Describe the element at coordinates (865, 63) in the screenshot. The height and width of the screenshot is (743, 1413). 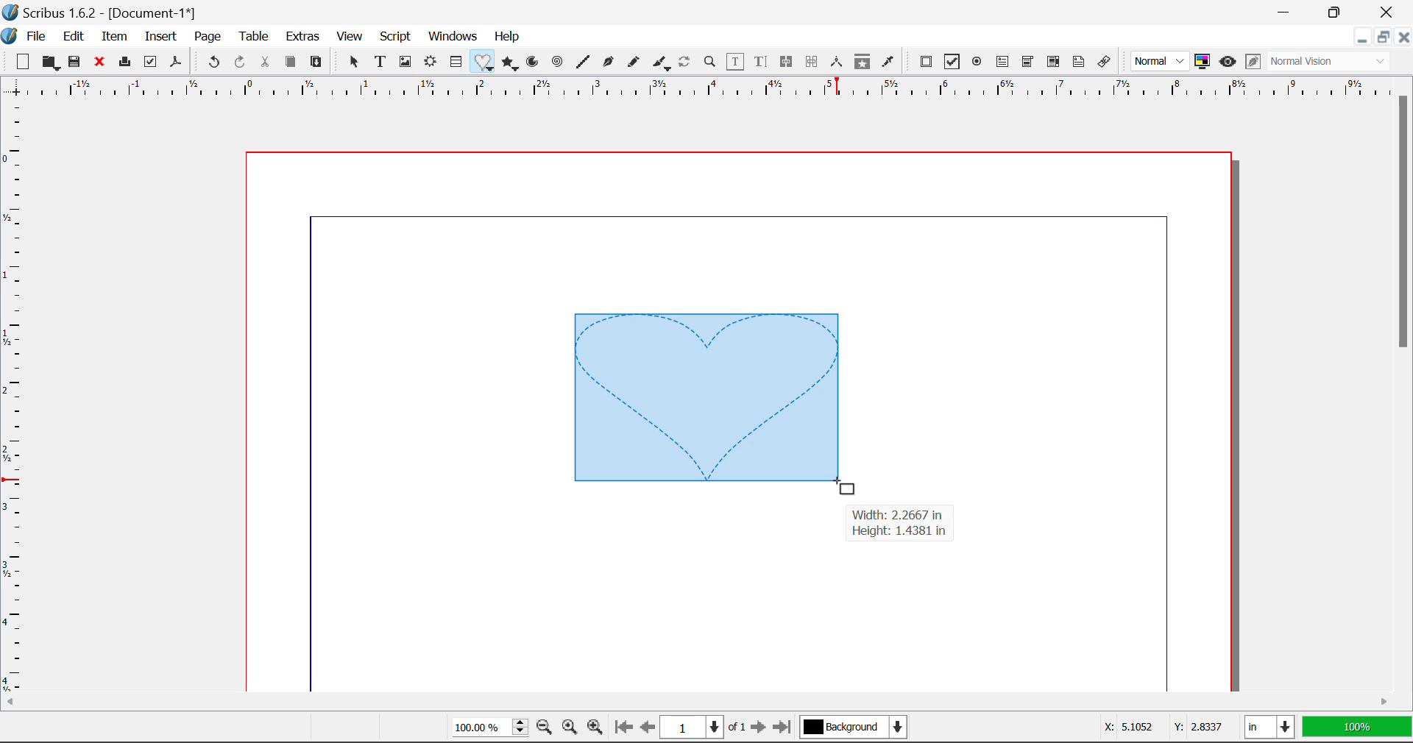
I see `Copy Item Properties` at that location.